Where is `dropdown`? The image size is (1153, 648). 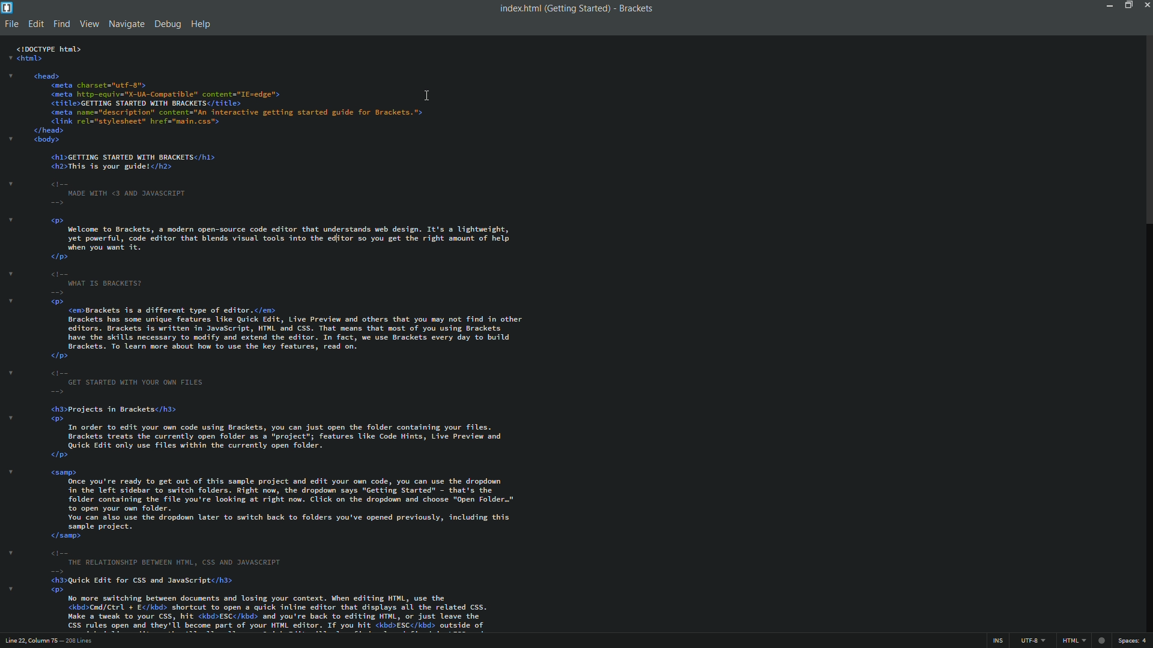 dropdown is located at coordinates (11, 76).